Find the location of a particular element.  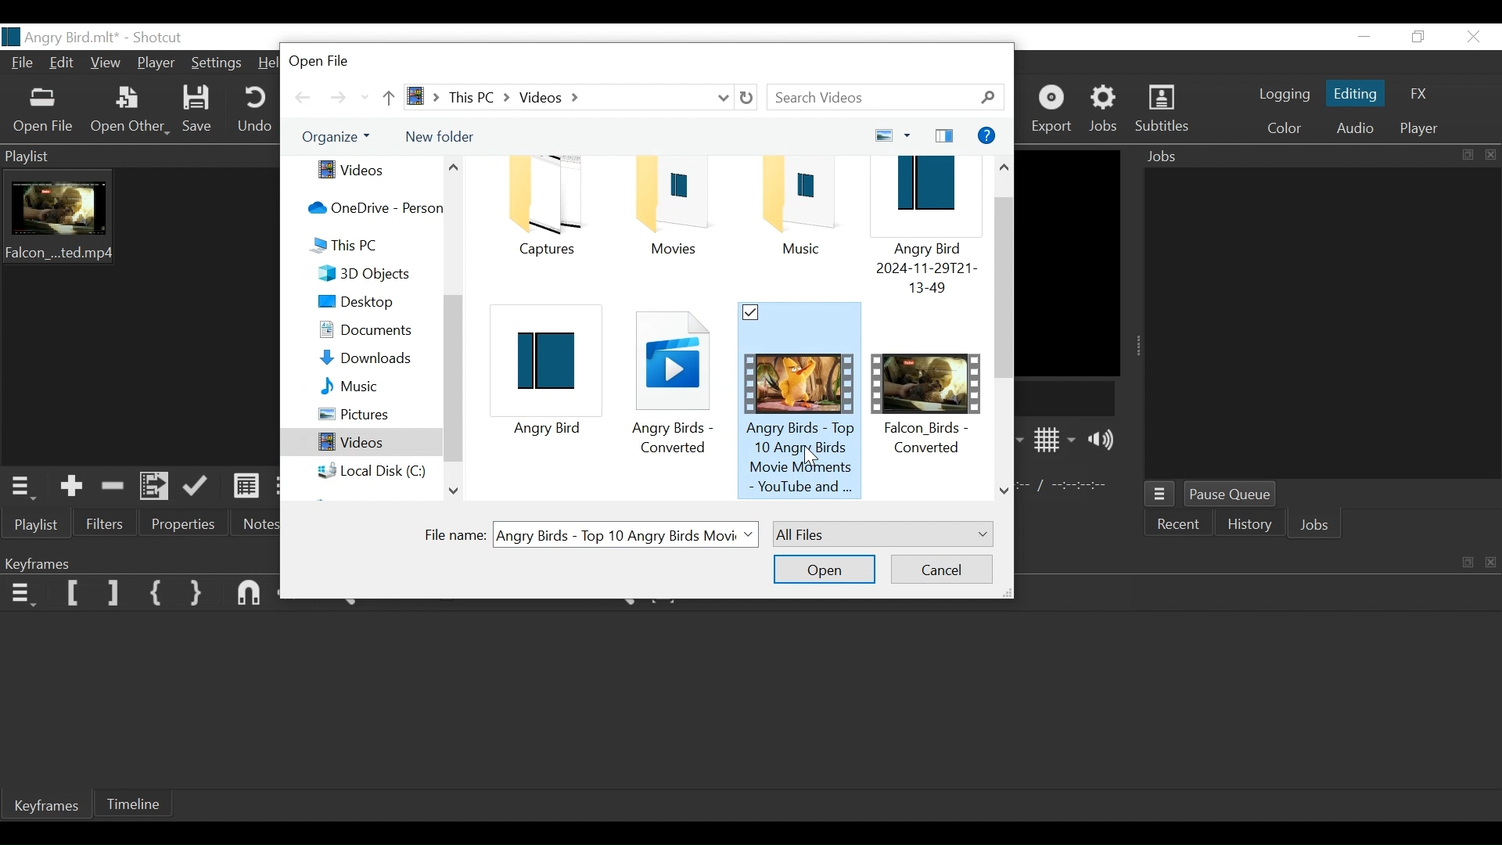

Folder is located at coordinates (546, 232).